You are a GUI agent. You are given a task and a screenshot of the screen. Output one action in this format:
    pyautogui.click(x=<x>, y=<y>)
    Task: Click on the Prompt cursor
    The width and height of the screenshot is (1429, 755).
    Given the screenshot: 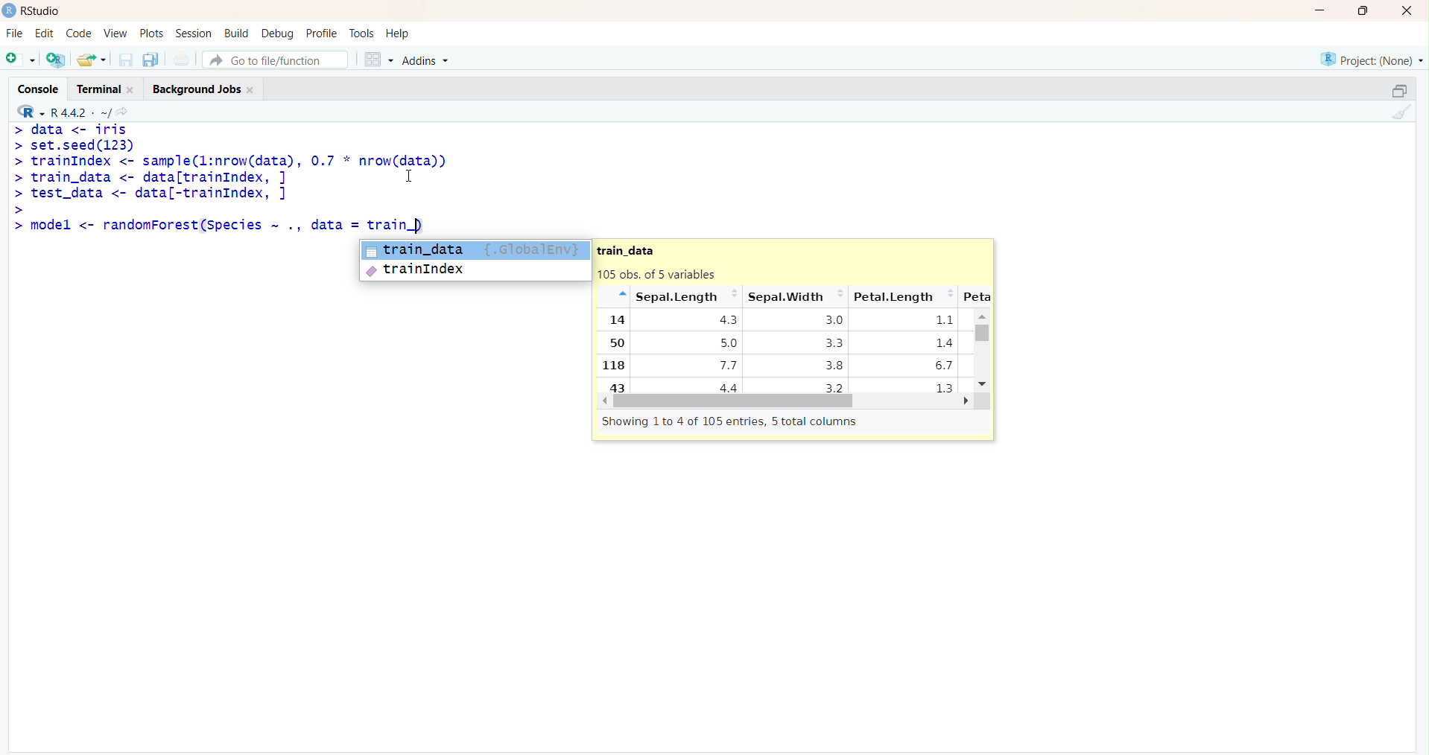 What is the action you would take?
    pyautogui.click(x=18, y=177)
    